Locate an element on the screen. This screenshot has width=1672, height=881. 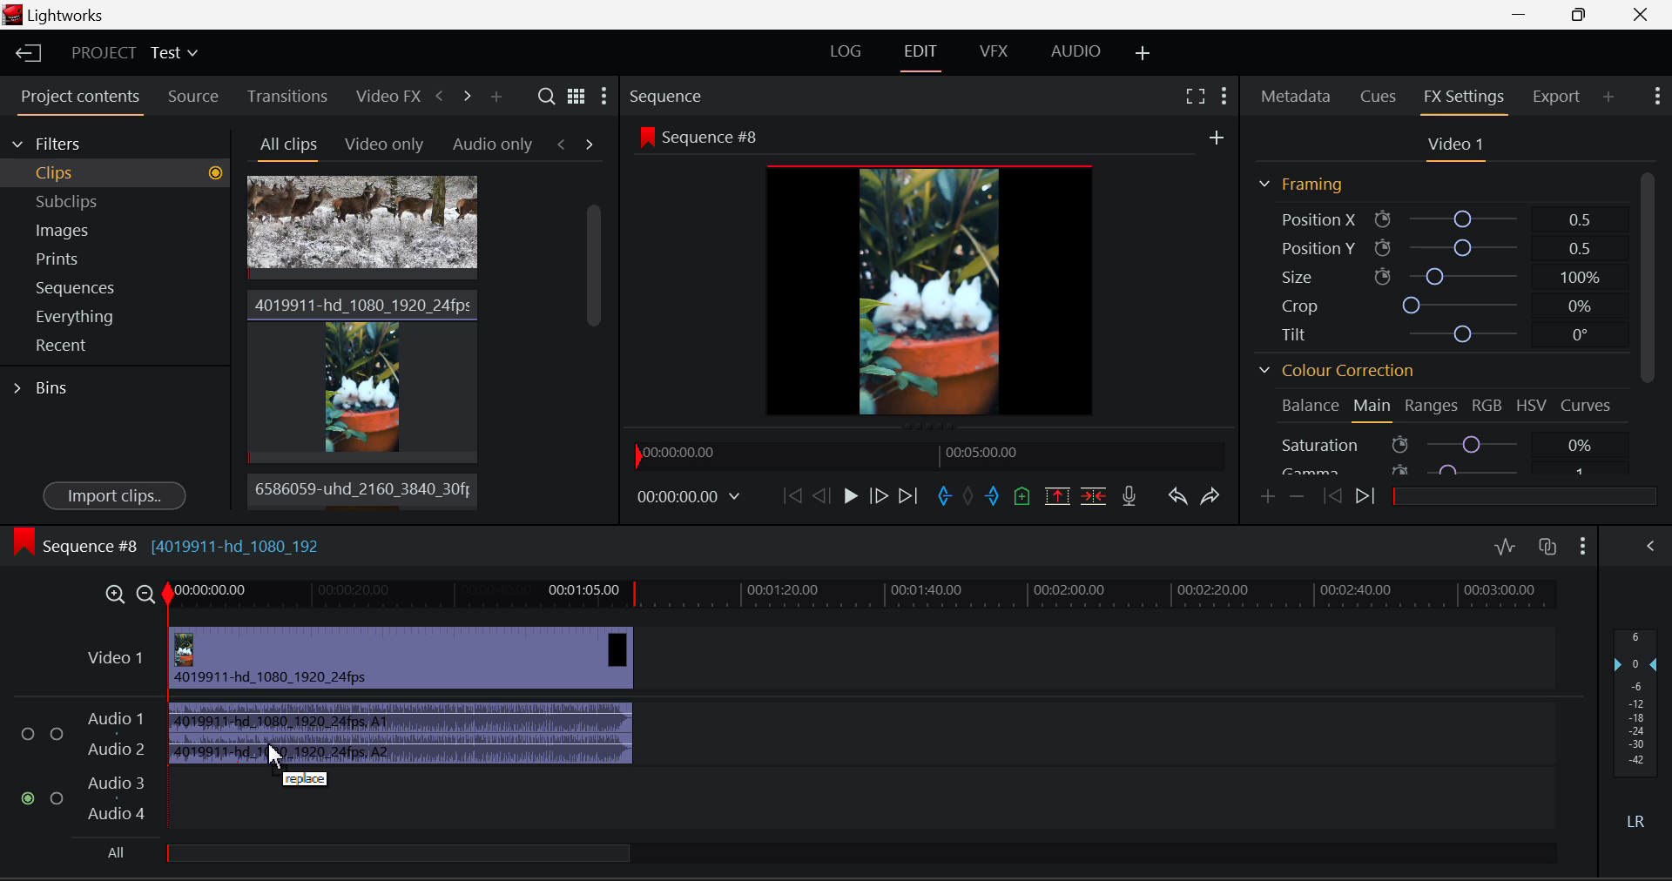
Project Timeline Navigator is located at coordinates (930, 452).